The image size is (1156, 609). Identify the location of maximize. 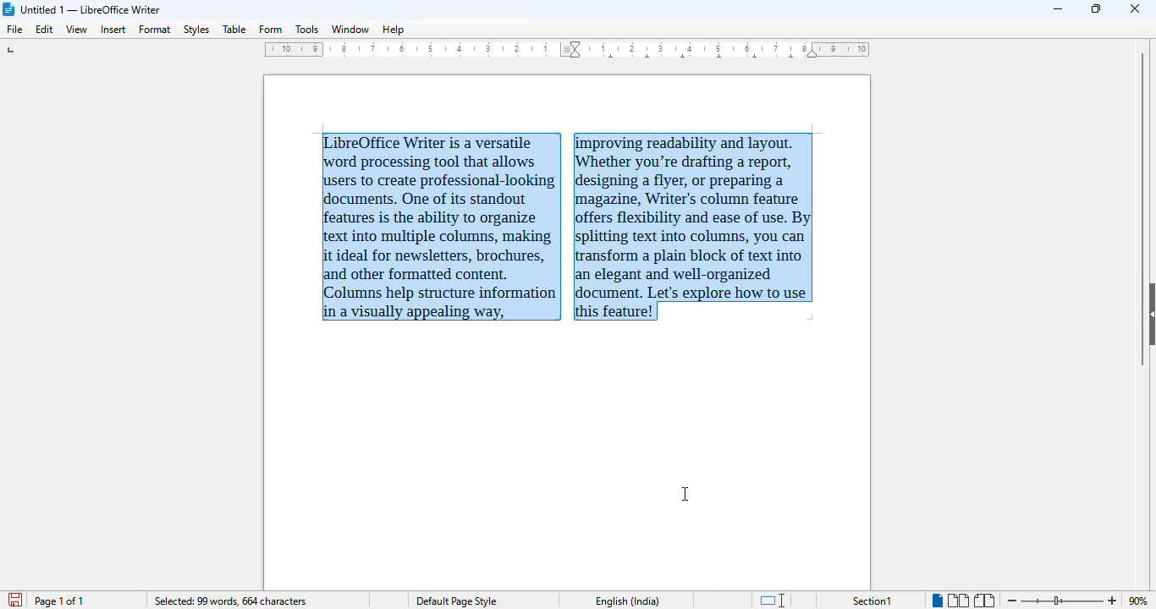
(1098, 8).